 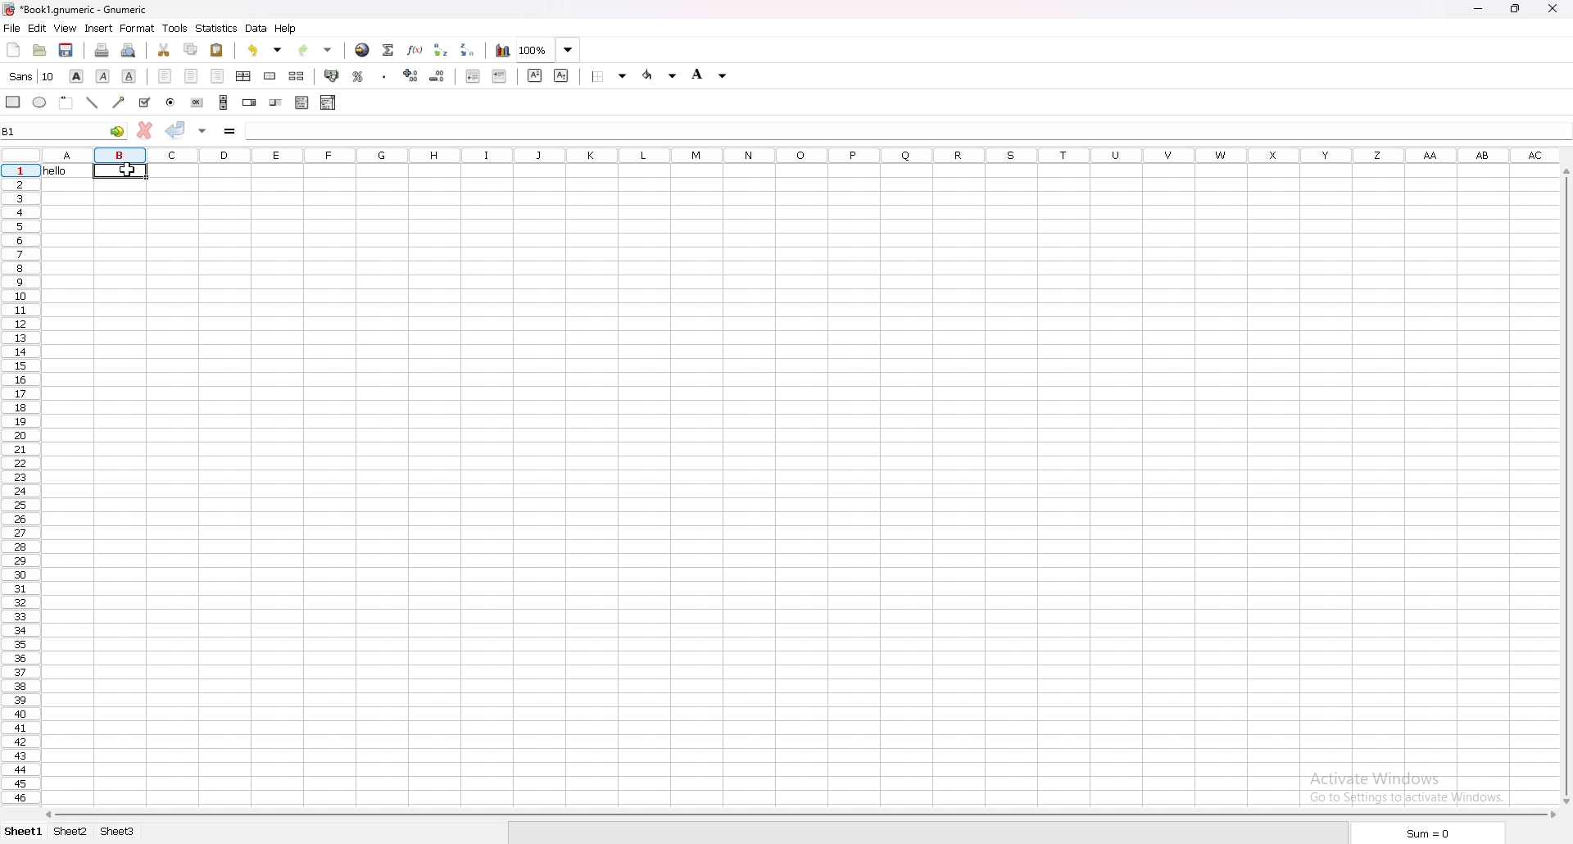 I want to click on cut, so click(x=163, y=50).